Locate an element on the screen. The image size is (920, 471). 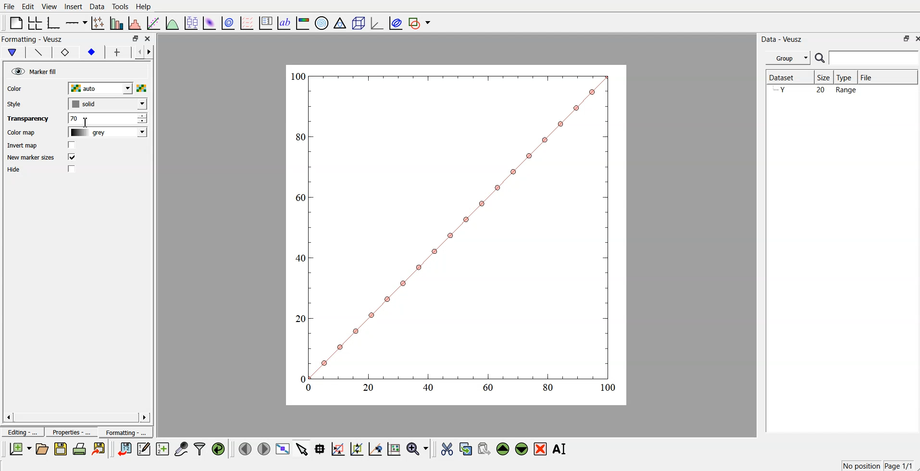
View plot full screen is located at coordinates (283, 448).